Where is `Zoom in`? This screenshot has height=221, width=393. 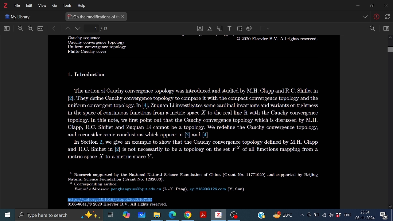
Zoom in is located at coordinates (30, 29).